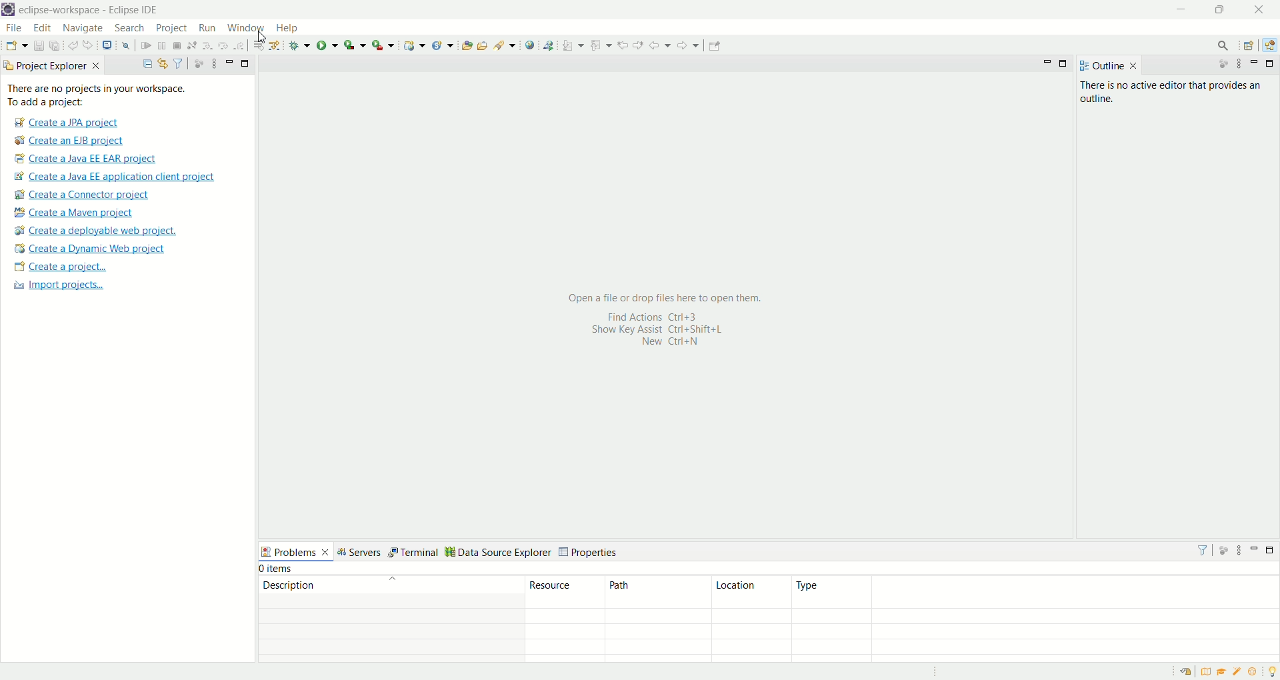 The height and width of the screenshot is (680, 1280). I want to click on search, so click(130, 28).